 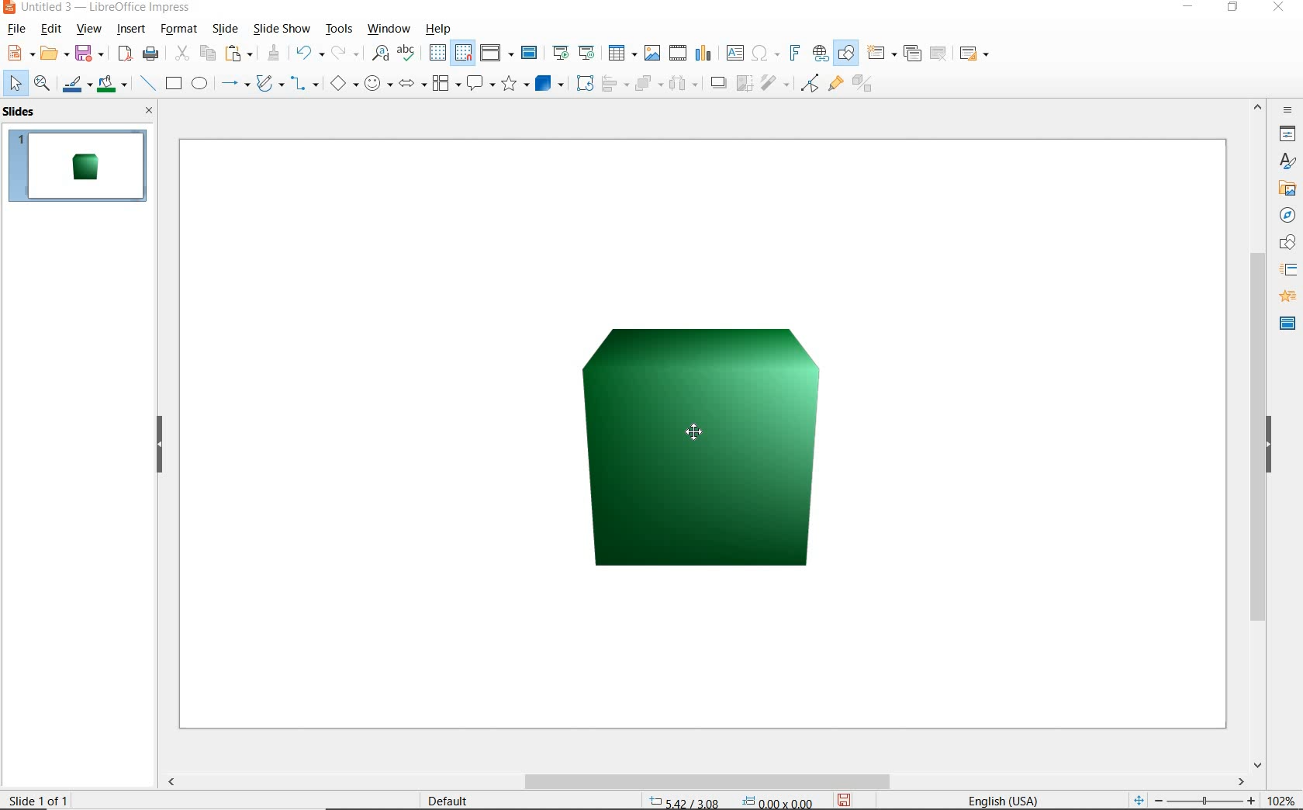 I want to click on insert chart, so click(x=703, y=54).